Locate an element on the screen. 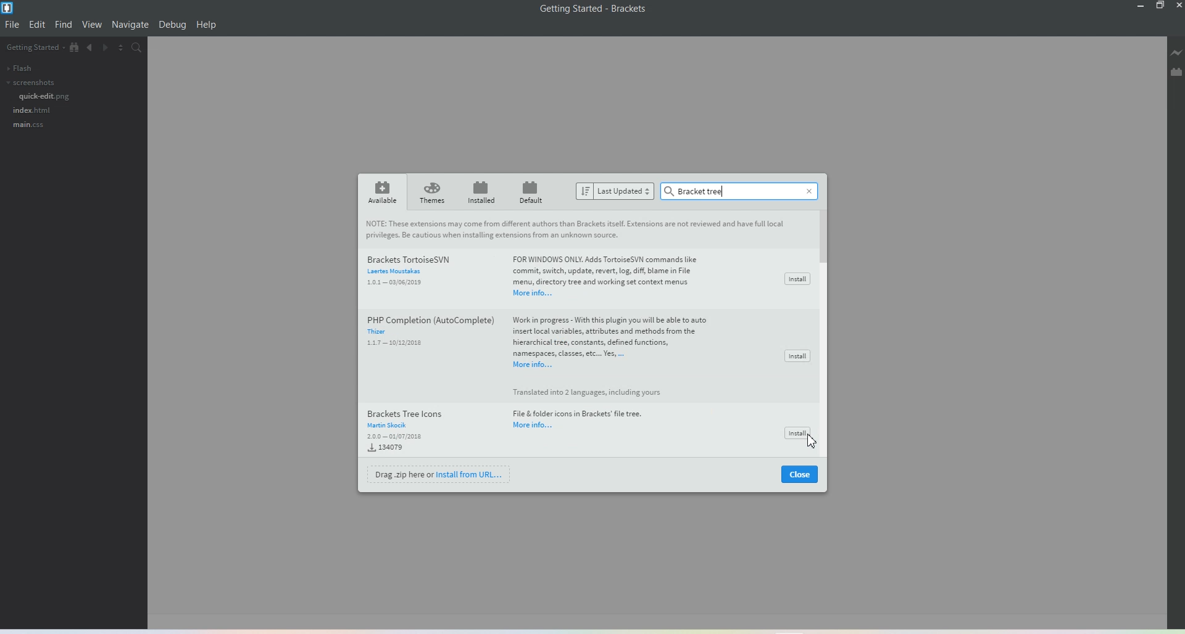  main.css is located at coordinates (28, 125).